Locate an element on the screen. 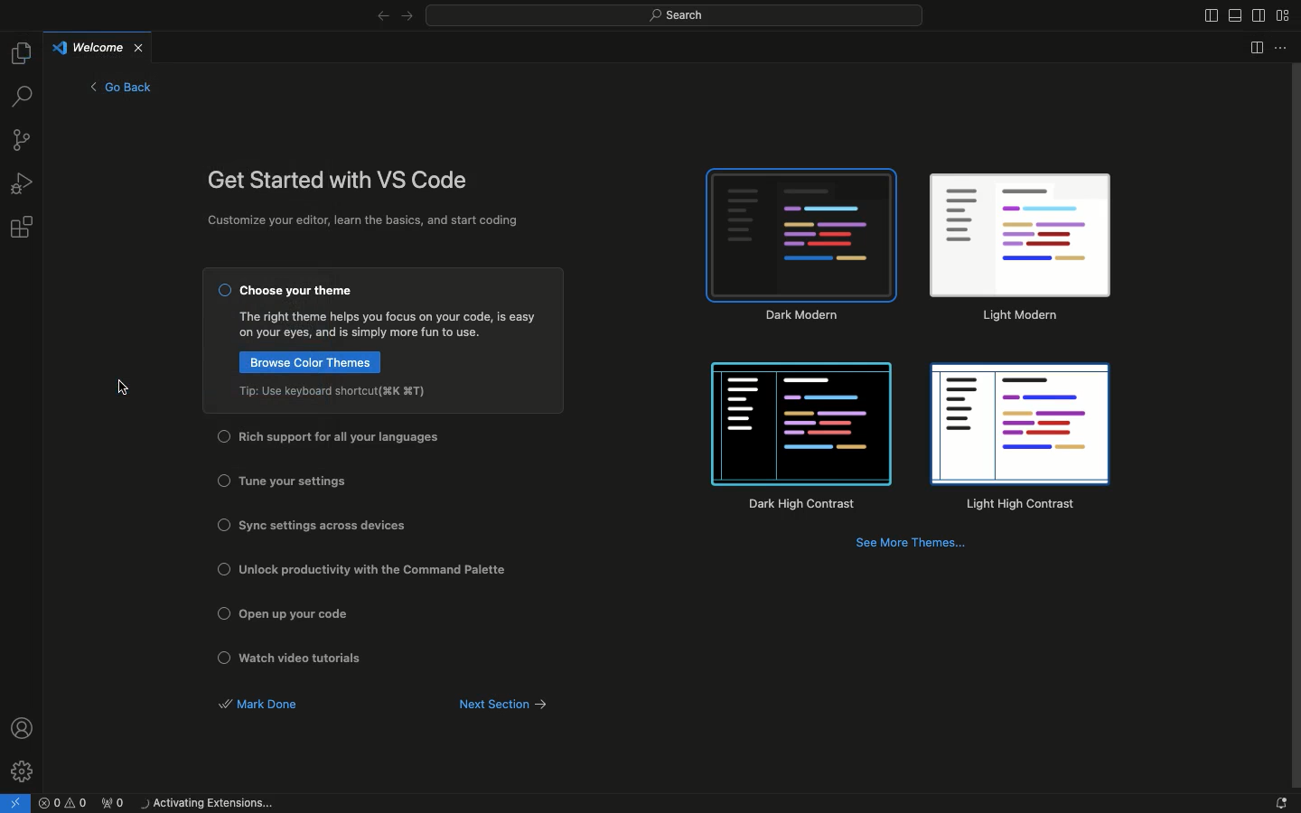  Source control is located at coordinates (23, 143).